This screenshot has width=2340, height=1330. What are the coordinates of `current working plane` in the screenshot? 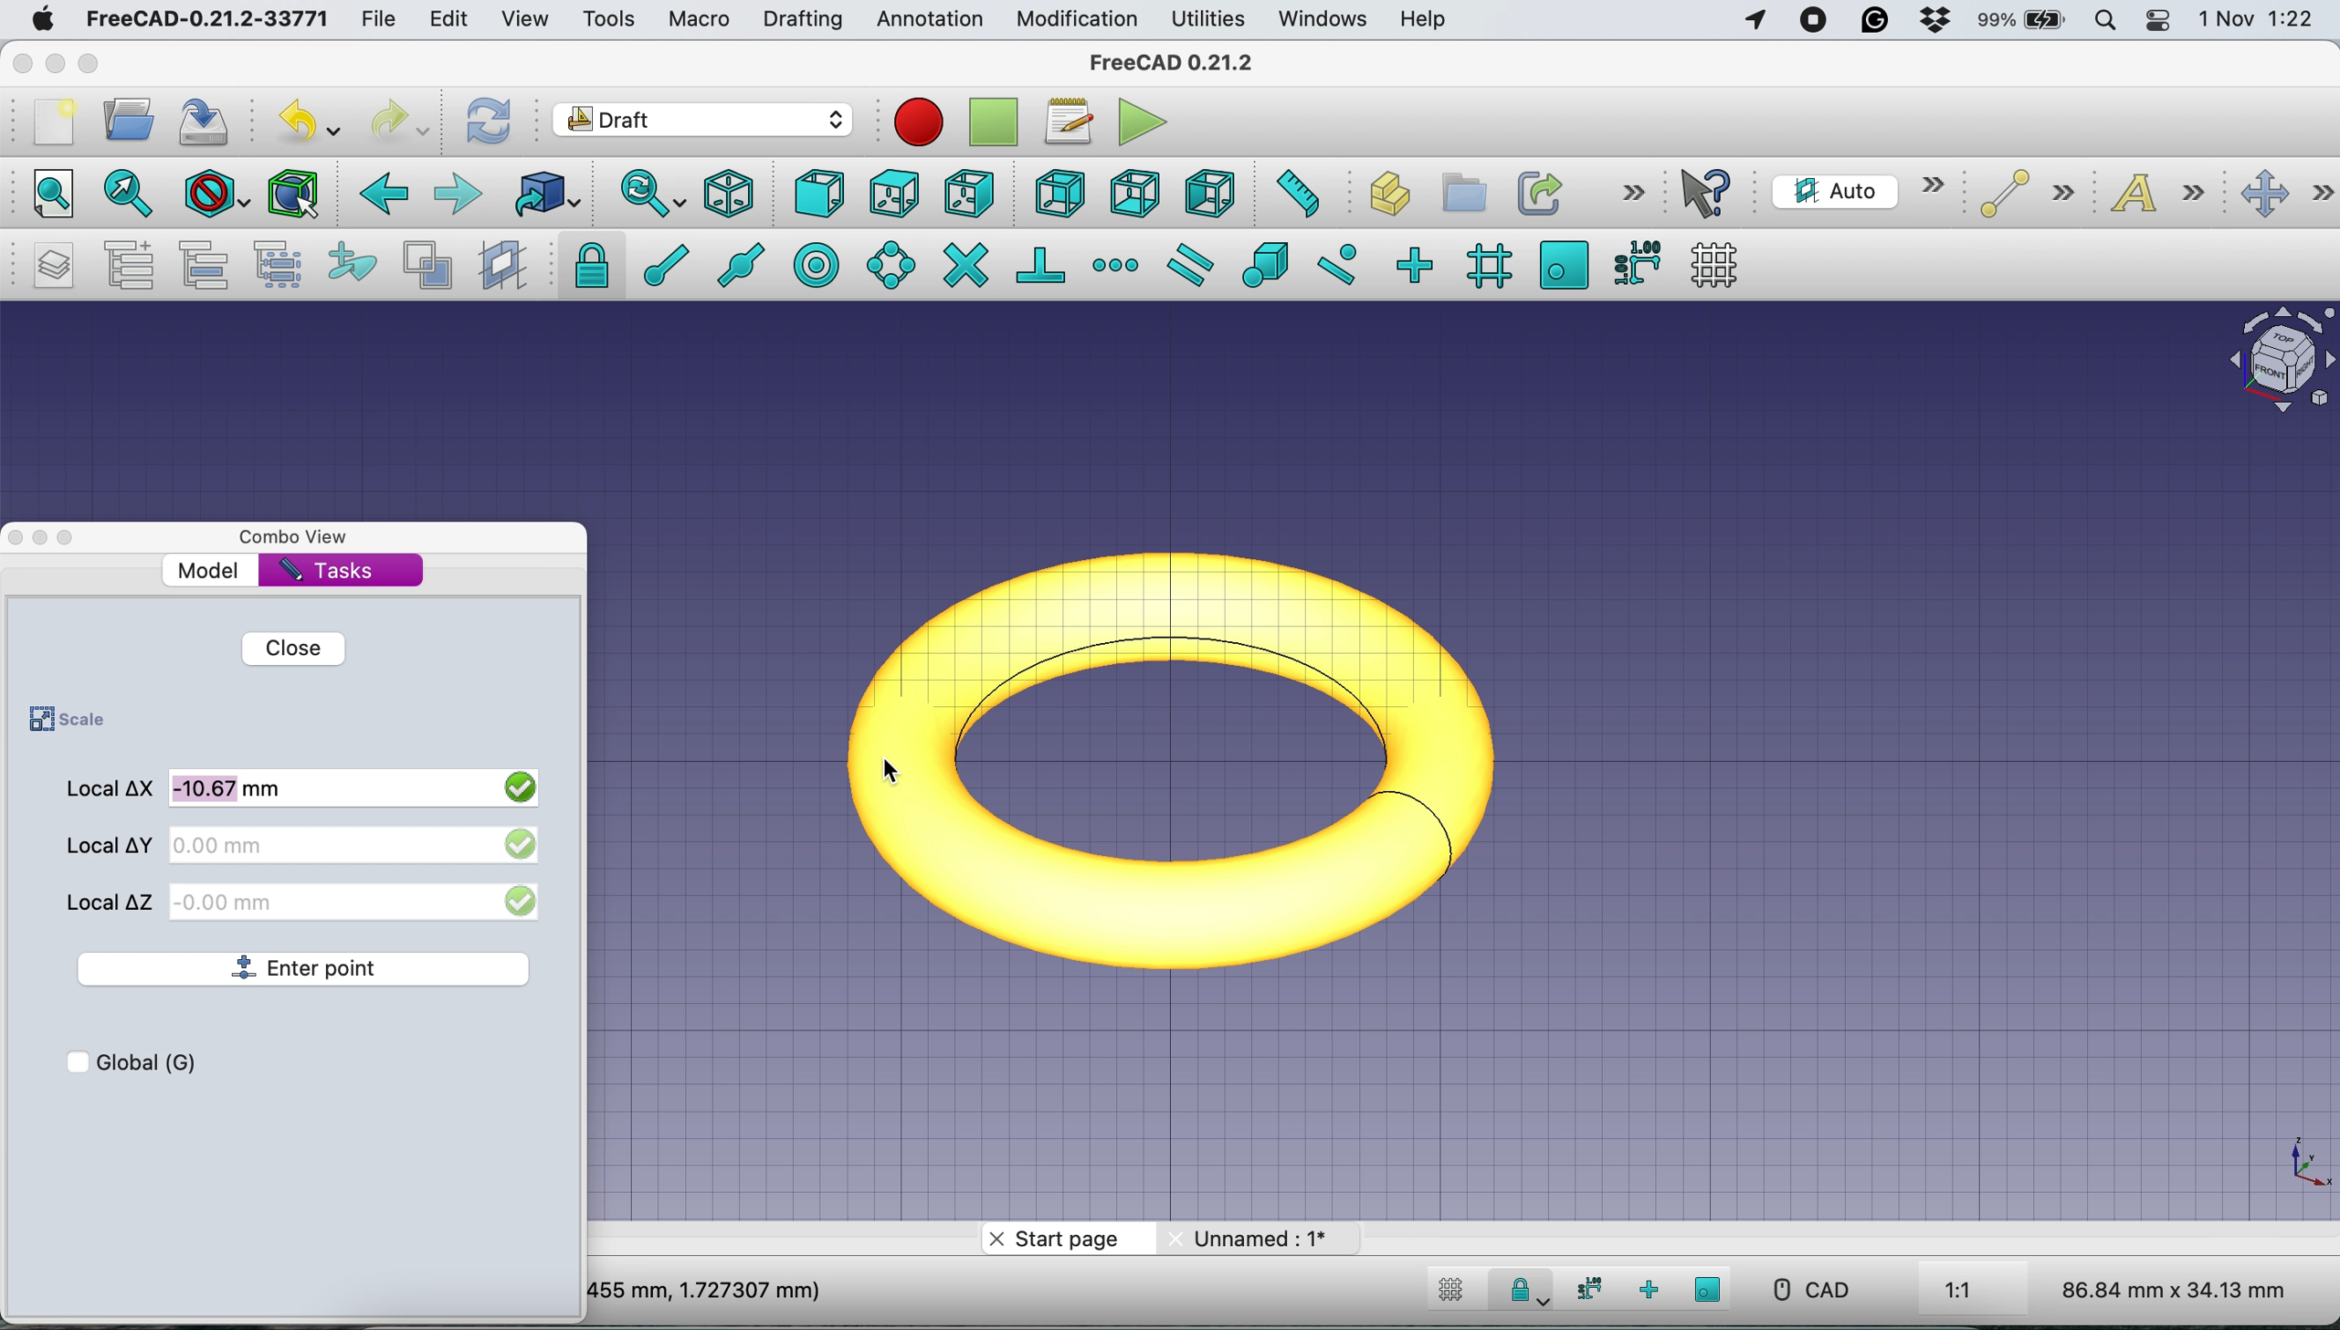 It's located at (1857, 190).